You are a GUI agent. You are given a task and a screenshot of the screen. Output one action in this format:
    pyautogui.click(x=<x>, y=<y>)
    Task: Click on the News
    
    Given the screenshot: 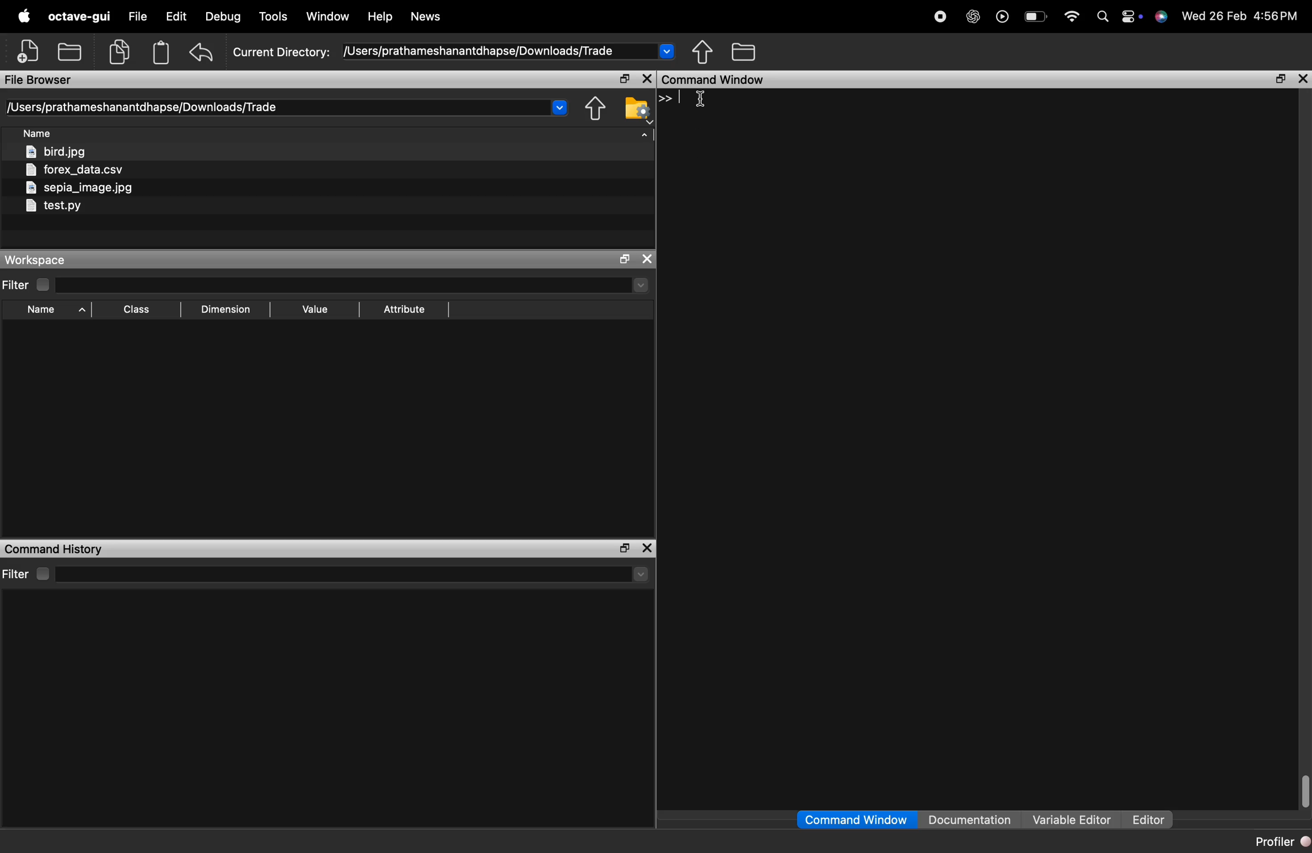 What is the action you would take?
    pyautogui.click(x=425, y=17)
    